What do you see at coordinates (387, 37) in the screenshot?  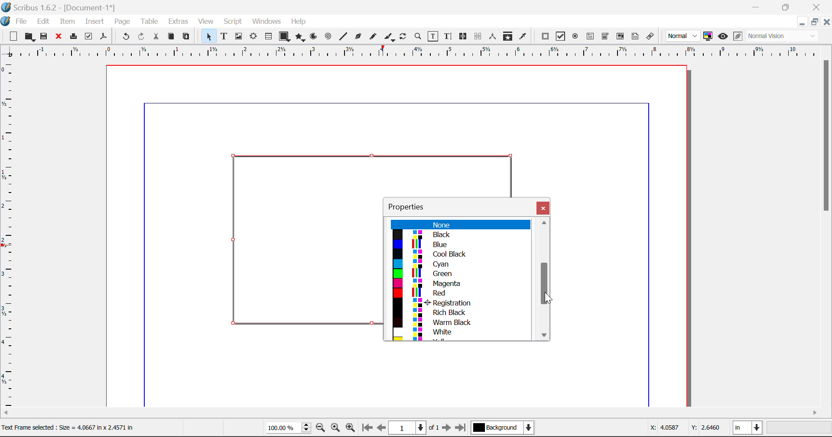 I see `Calligraphic Line` at bounding box center [387, 37].